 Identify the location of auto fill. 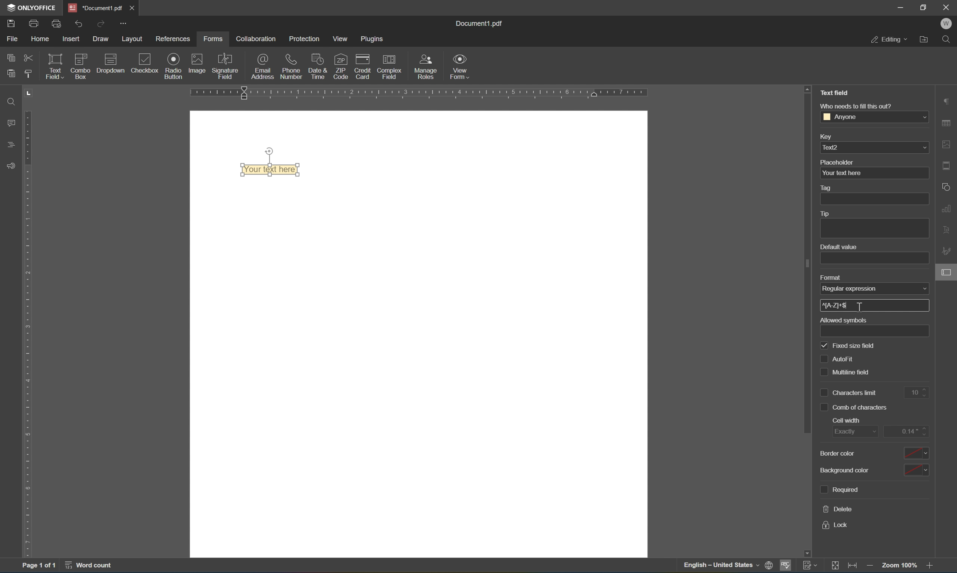
(836, 359).